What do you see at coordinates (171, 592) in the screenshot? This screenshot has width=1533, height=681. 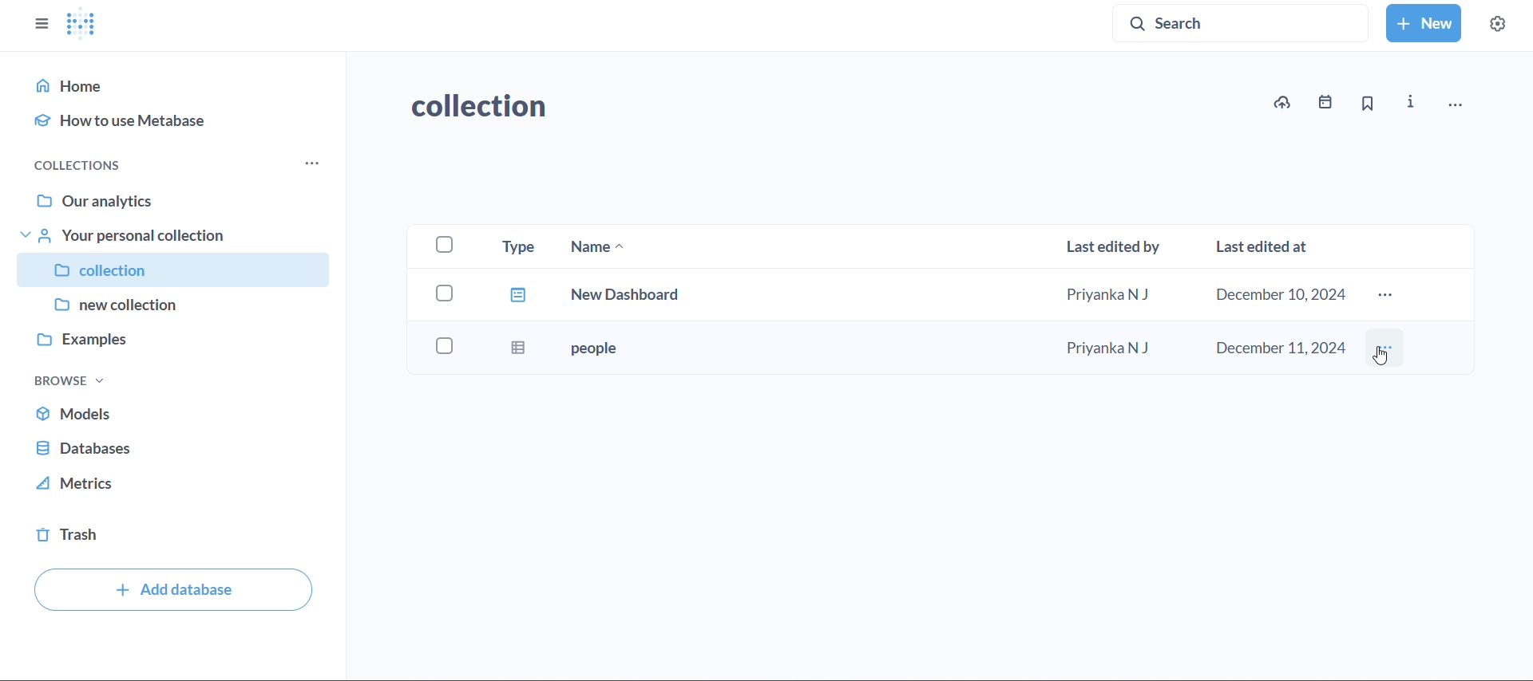 I see `add databse` at bounding box center [171, 592].